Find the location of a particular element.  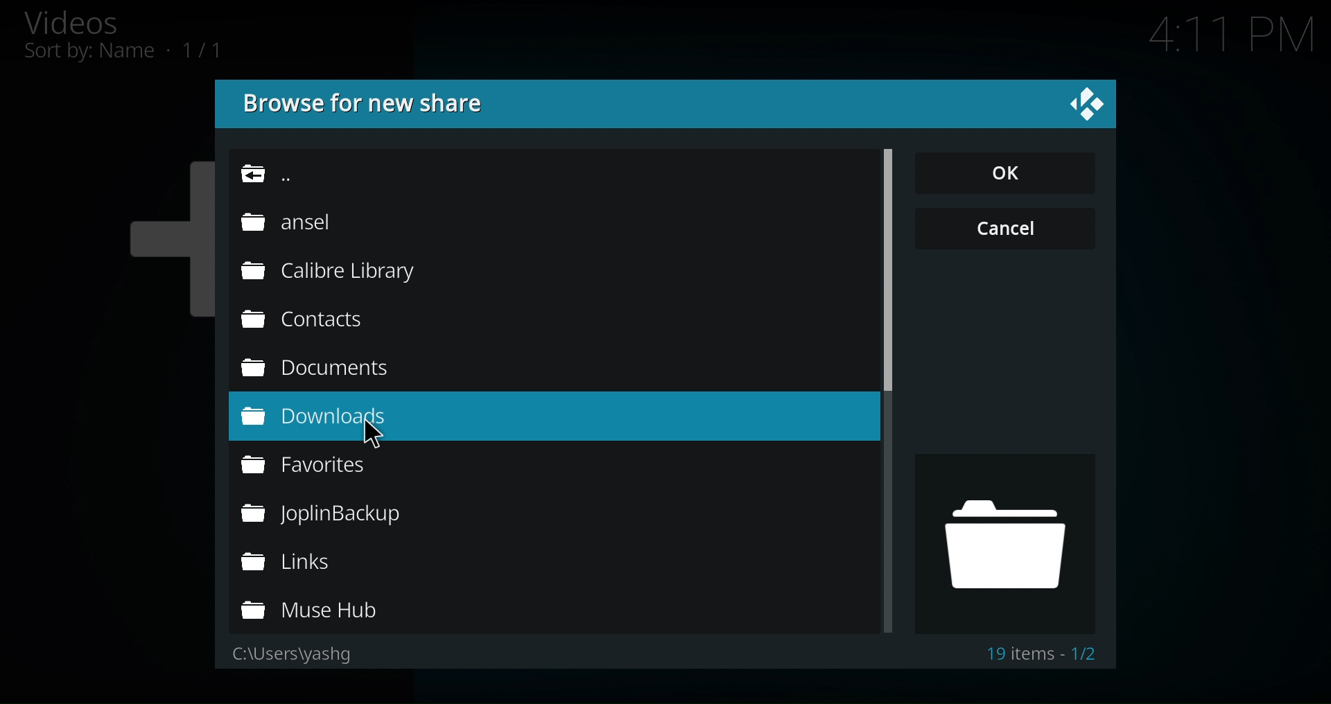

JoplinBackup is located at coordinates (320, 513).